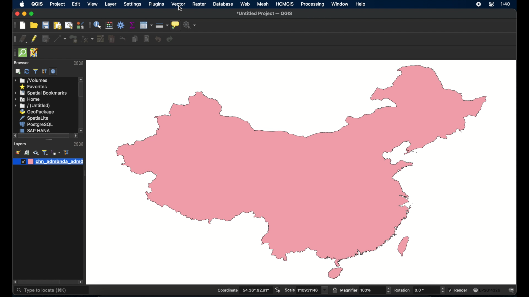 This screenshot has width=529, height=297. Describe the element at coordinates (512, 290) in the screenshot. I see `messages` at that location.